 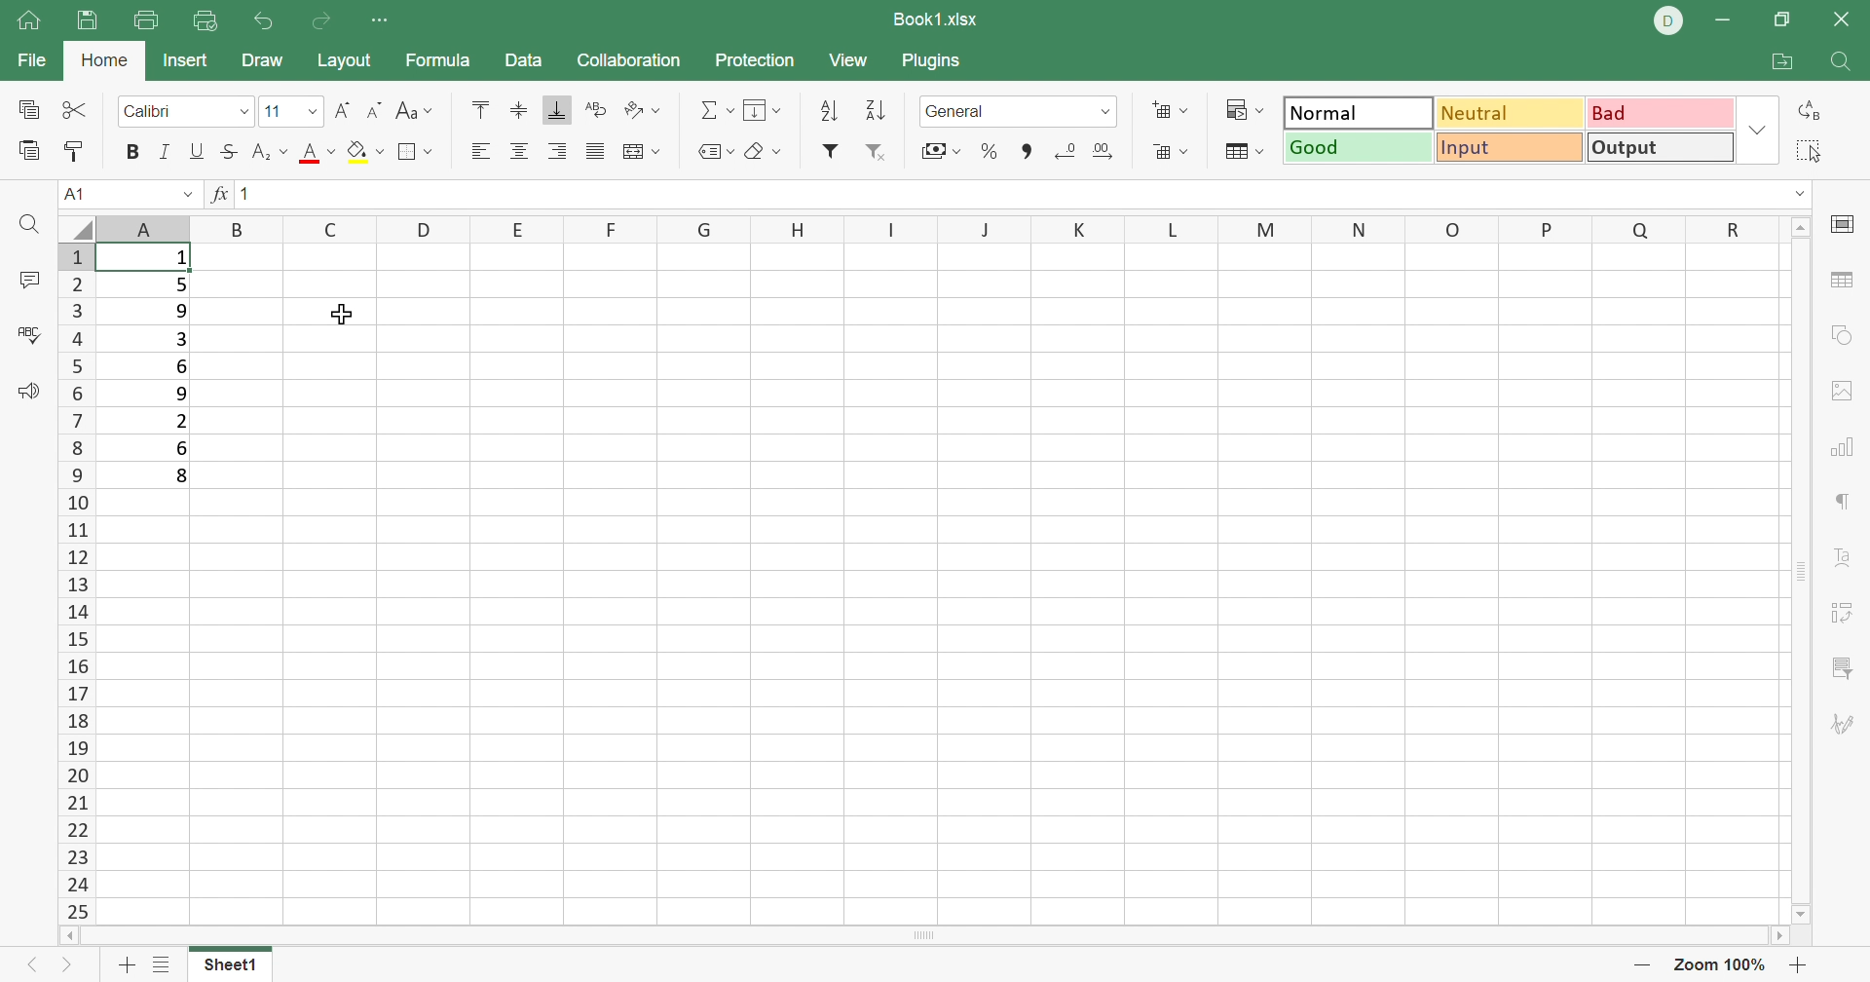 What do you see at coordinates (1173, 111) in the screenshot?
I see `Insert cells` at bounding box center [1173, 111].